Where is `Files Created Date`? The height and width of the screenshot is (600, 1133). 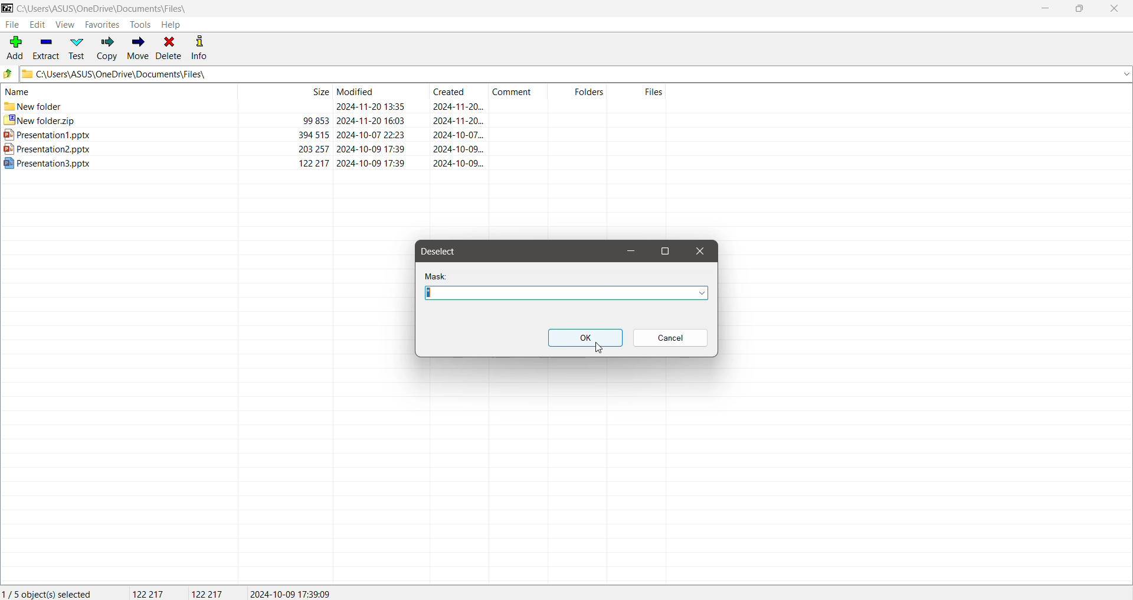 Files Created Date is located at coordinates (460, 92).